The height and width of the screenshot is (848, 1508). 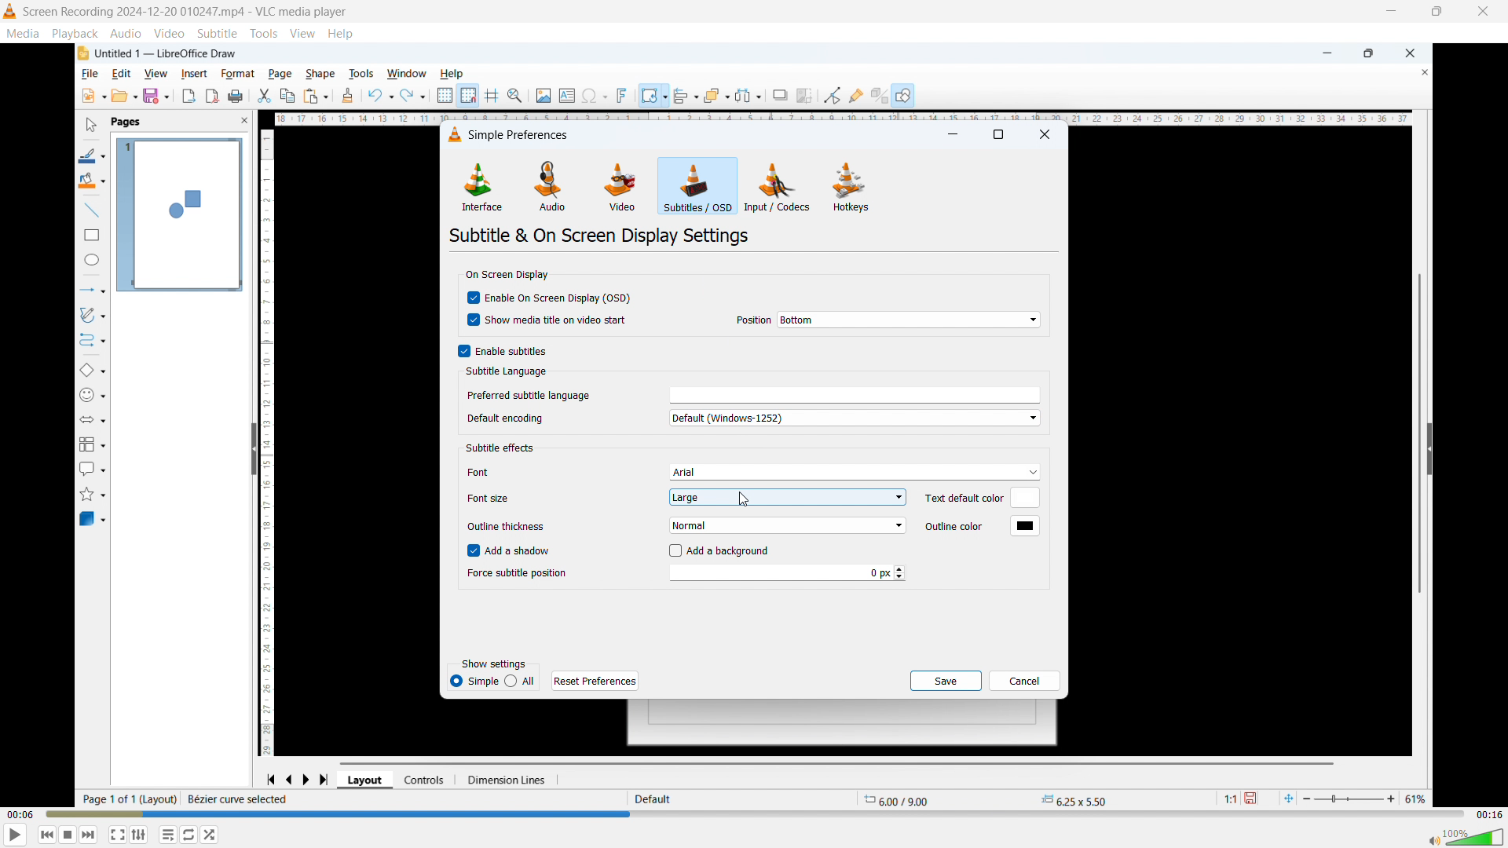 What do you see at coordinates (68, 835) in the screenshot?
I see `Stop playing ` at bounding box center [68, 835].